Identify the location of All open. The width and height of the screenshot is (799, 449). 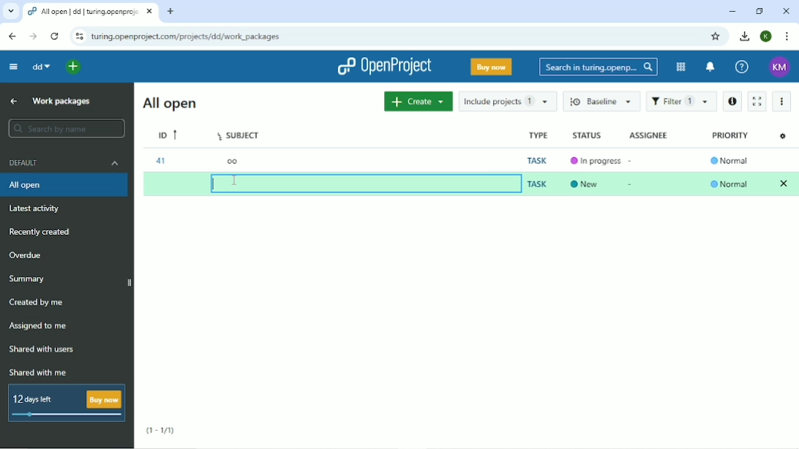
(65, 186).